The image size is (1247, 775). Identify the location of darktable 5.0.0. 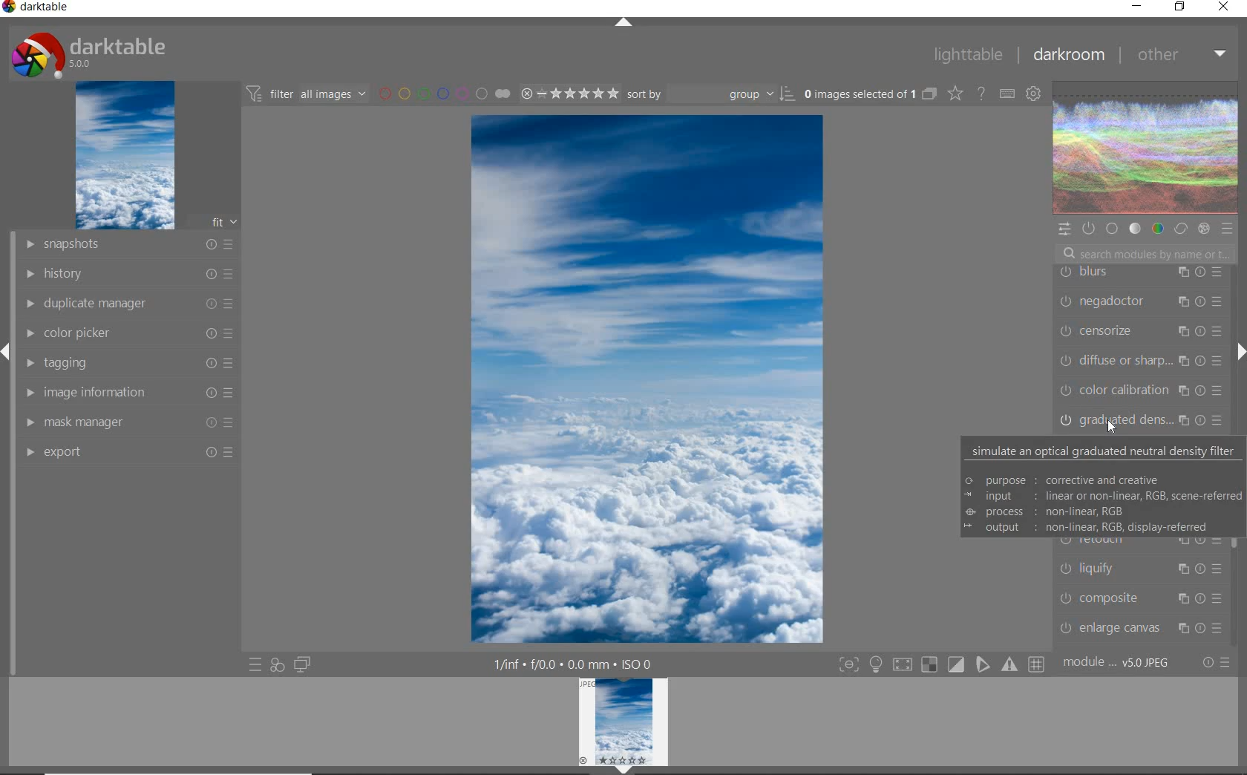
(85, 52).